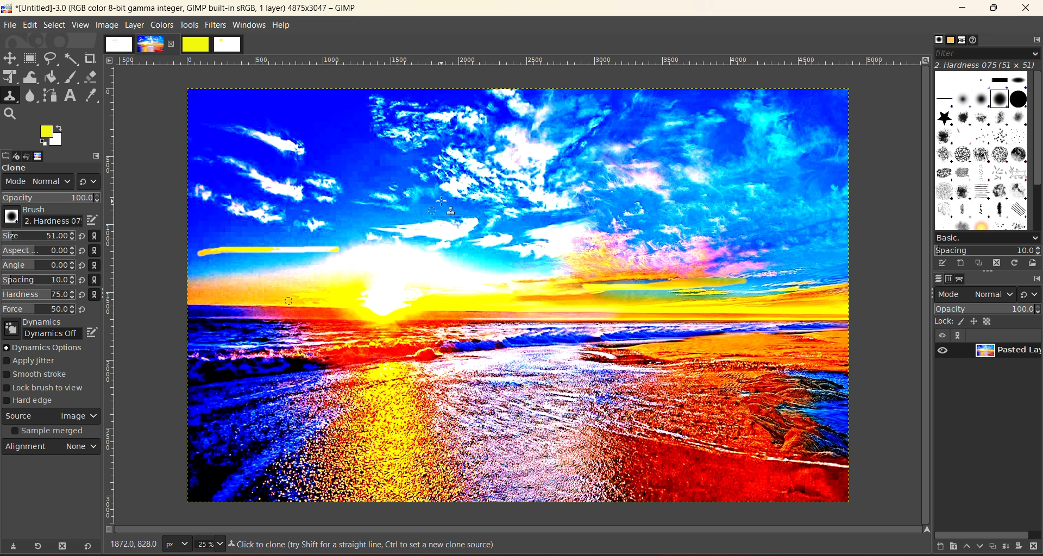 The height and width of the screenshot is (556, 1043). Describe the element at coordinates (976, 293) in the screenshot. I see `mode` at that location.